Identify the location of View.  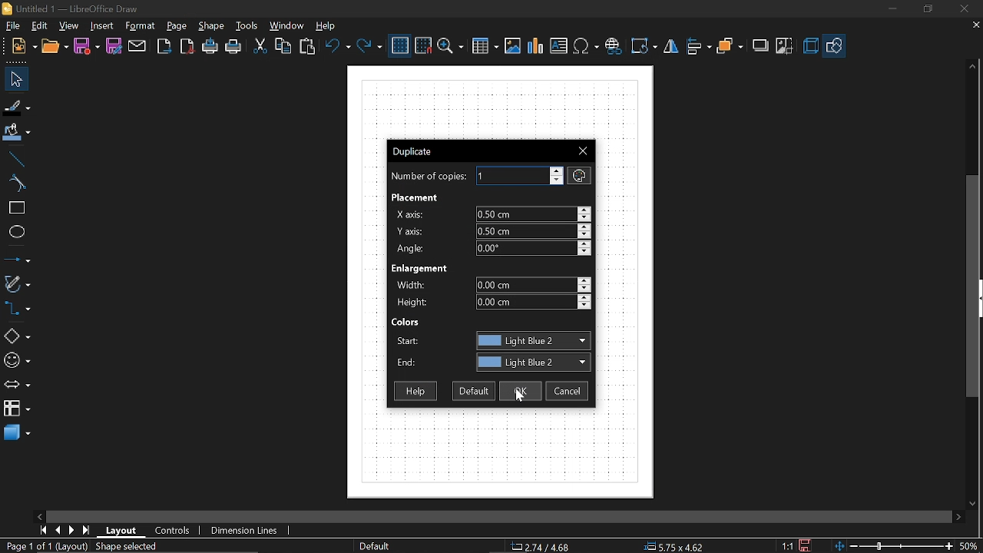
(69, 25).